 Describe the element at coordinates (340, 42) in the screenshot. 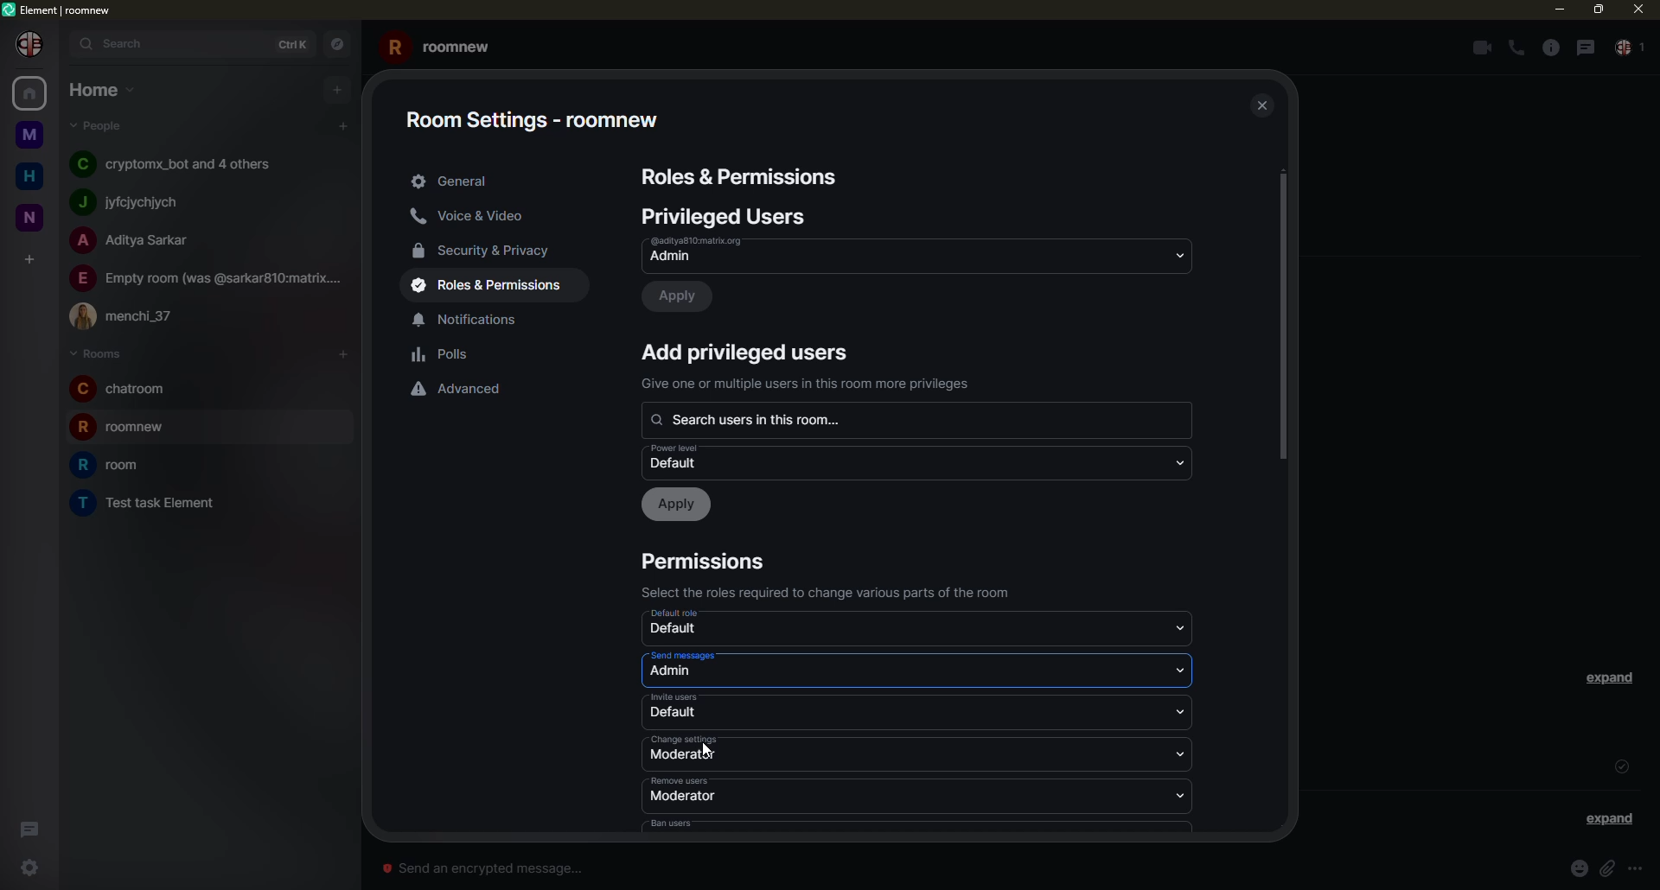

I see `navigator` at that location.